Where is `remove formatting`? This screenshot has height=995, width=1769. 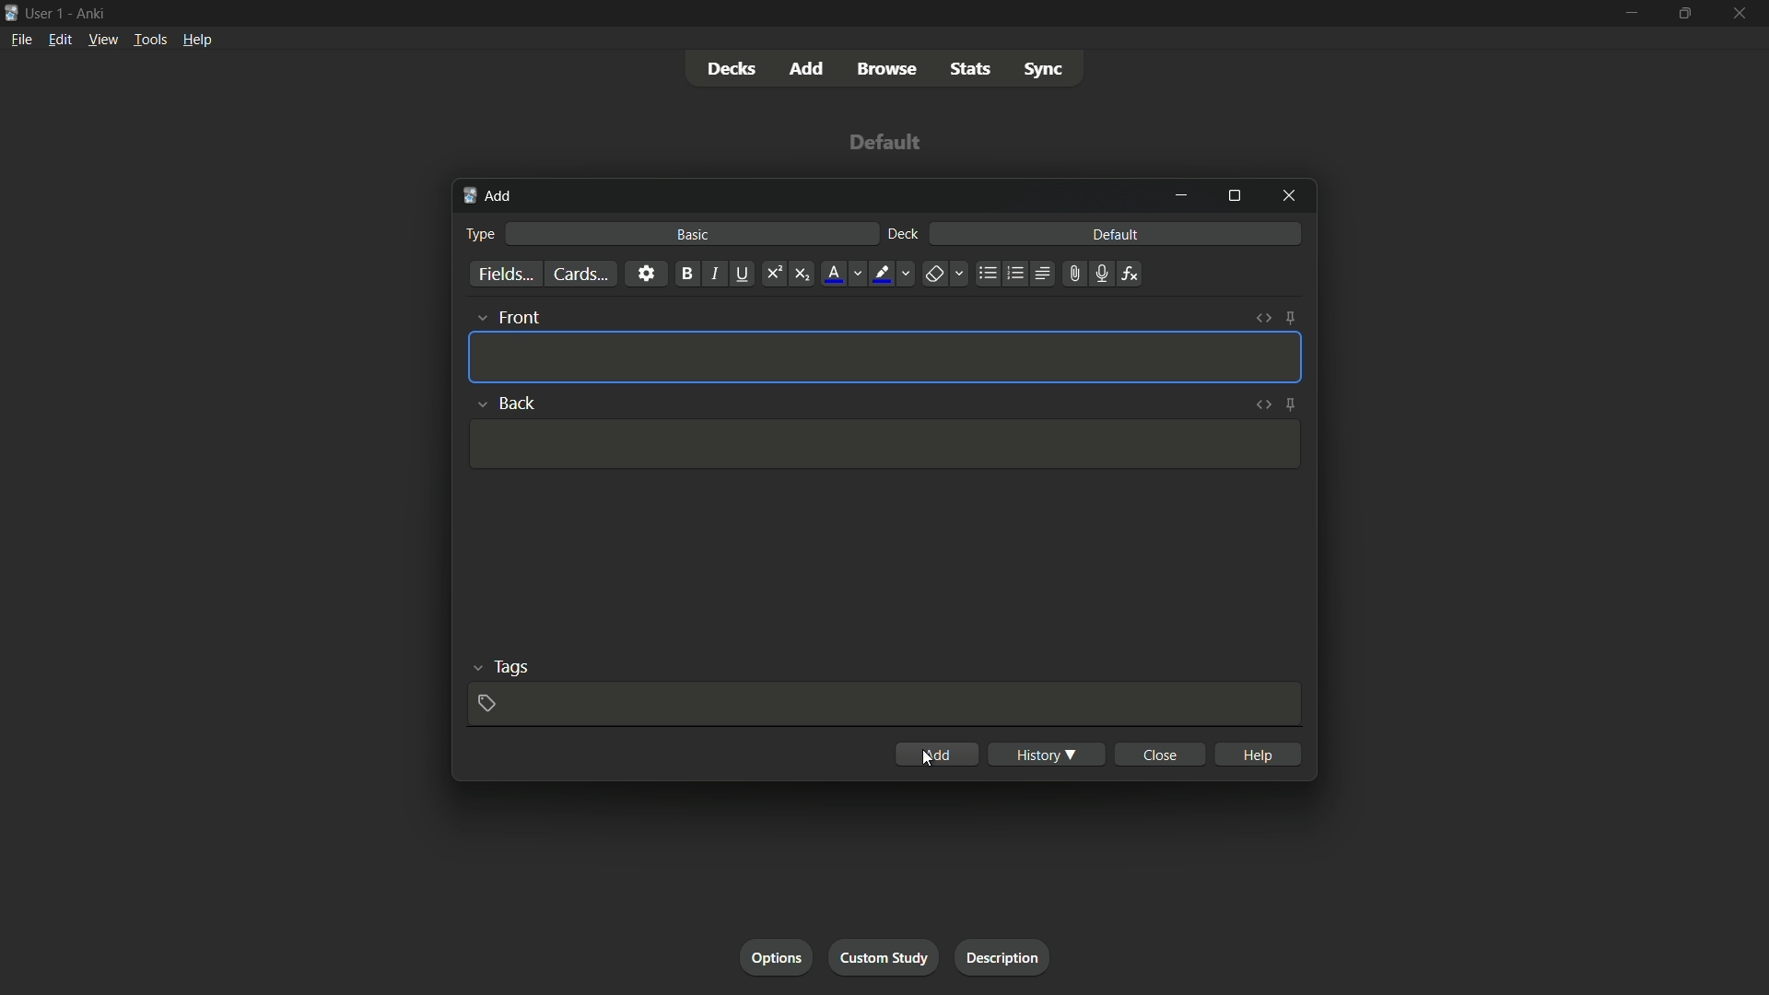
remove formatting is located at coordinates (943, 274).